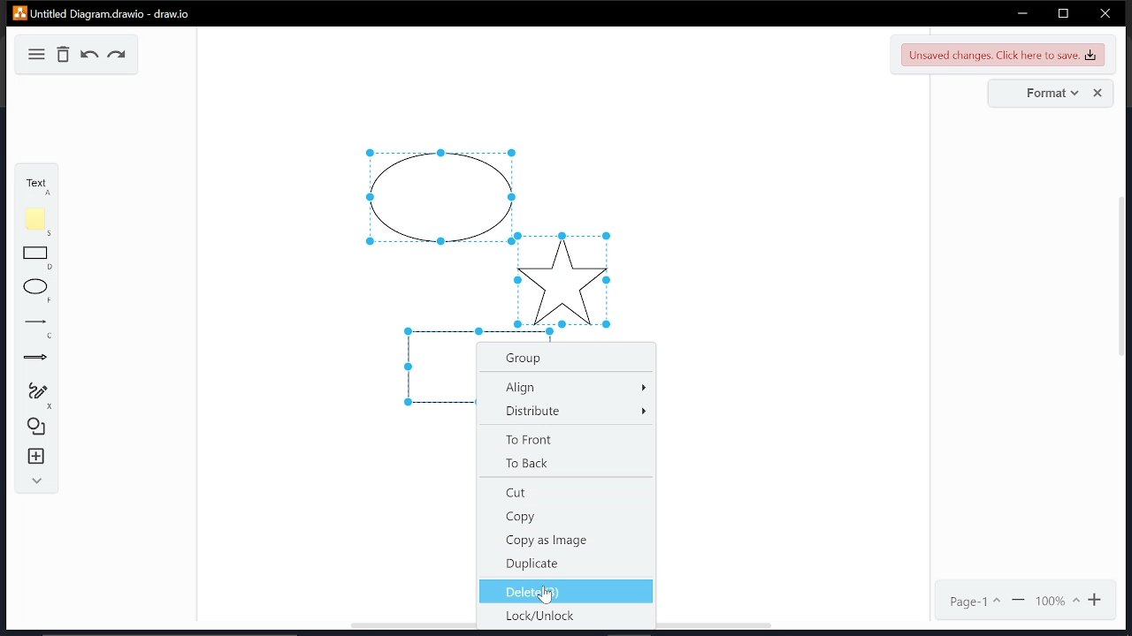 Image resolution: width=1132 pixels, height=636 pixels. I want to click on close, so click(1098, 94).